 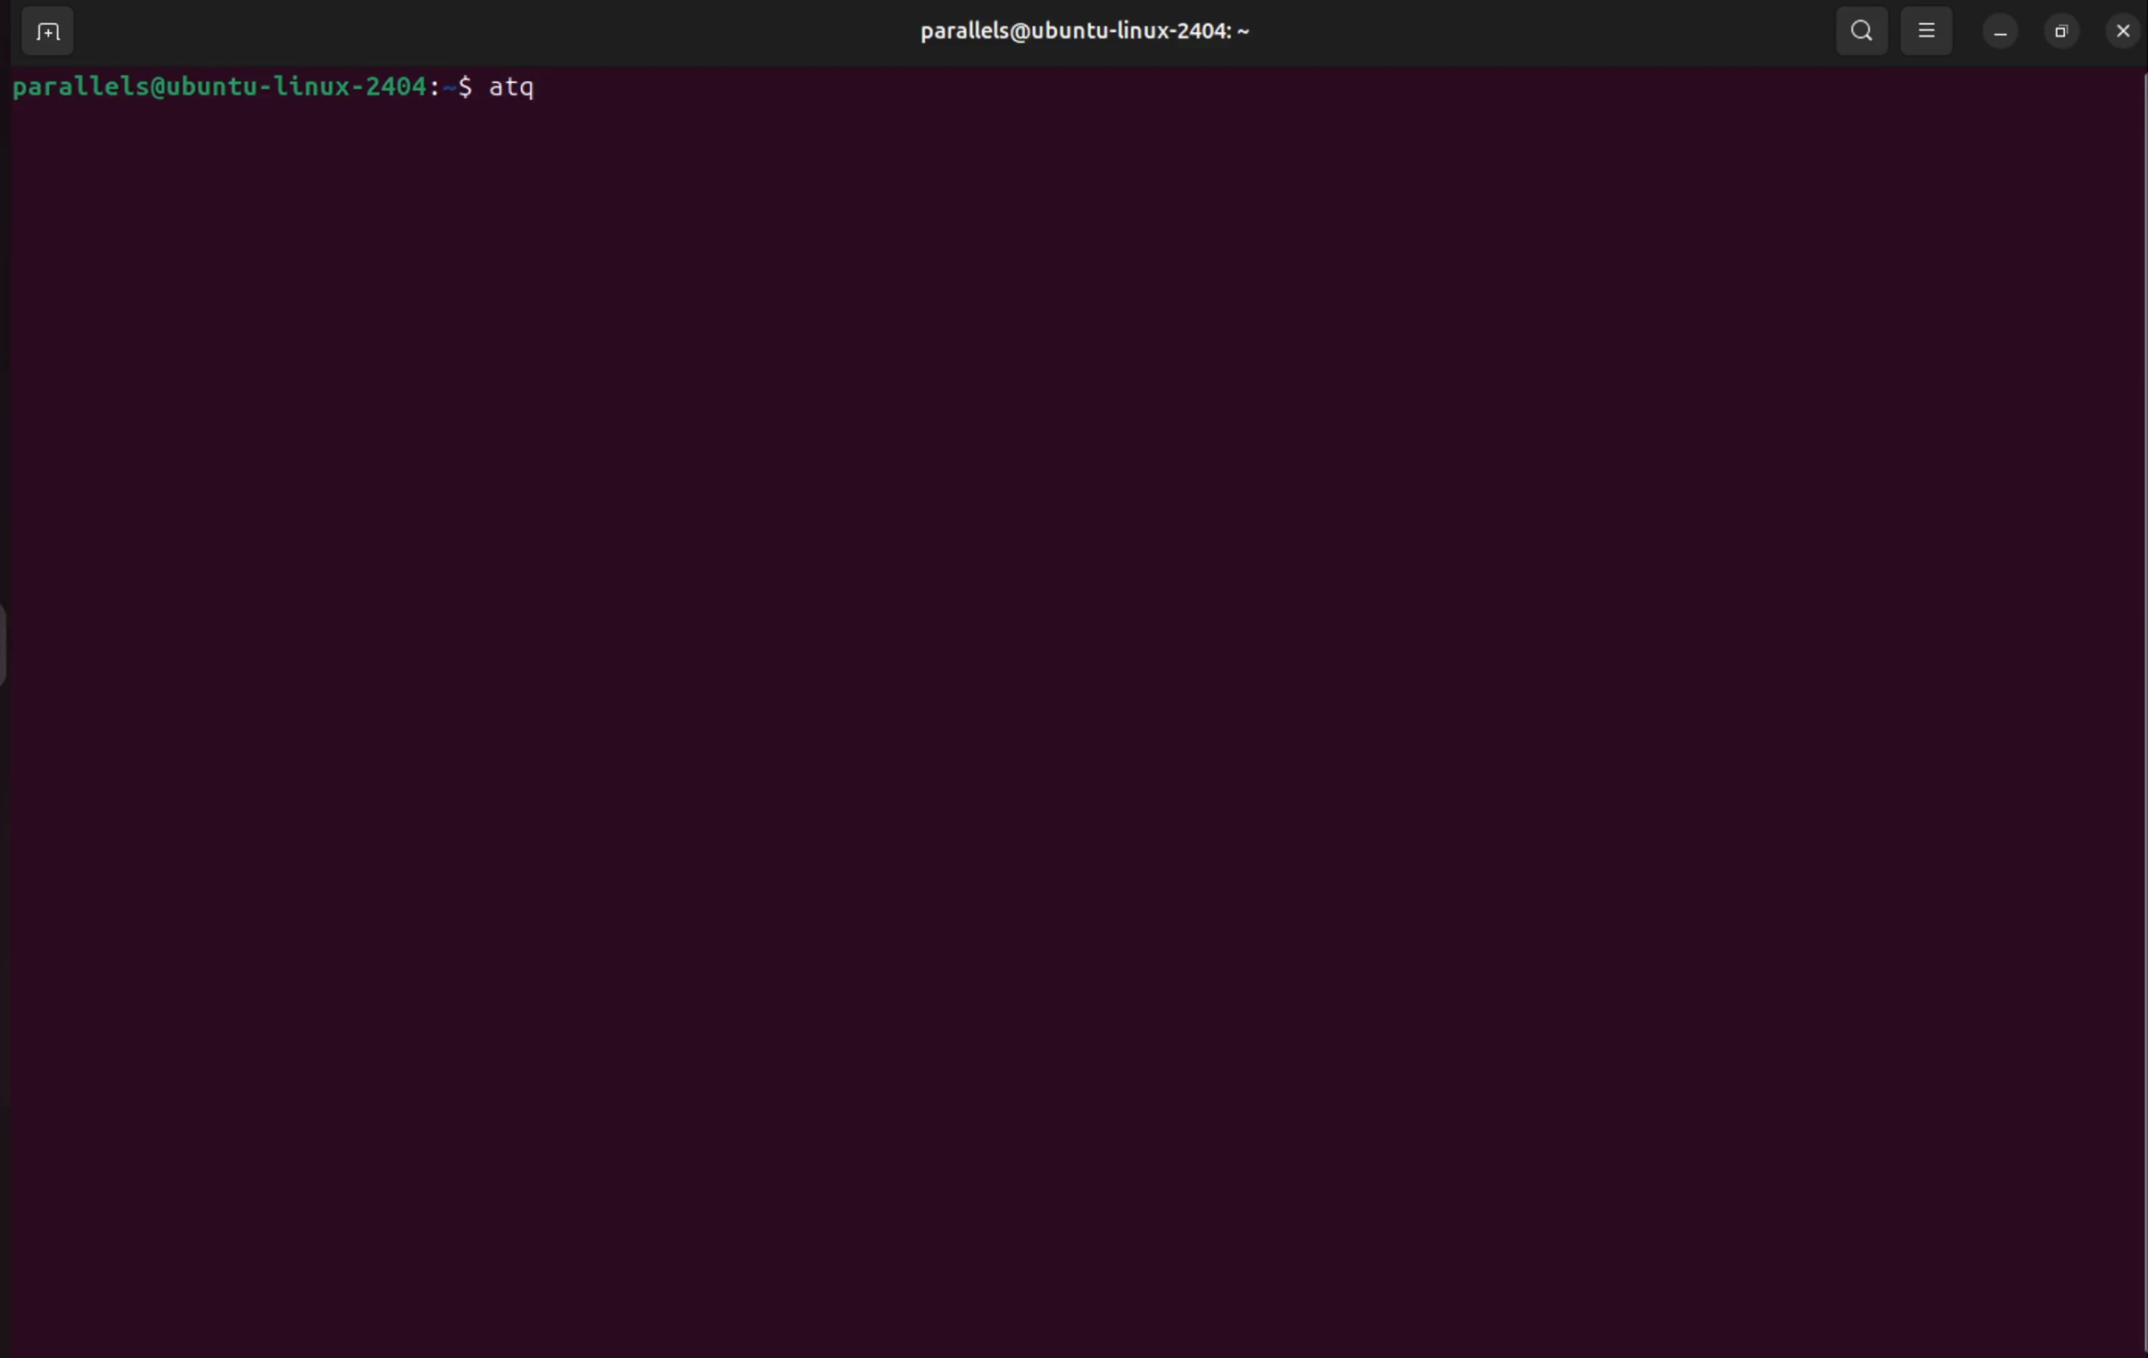 What do you see at coordinates (1996, 34) in the screenshot?
I see `minimize` at bounding box center [1996, 34].